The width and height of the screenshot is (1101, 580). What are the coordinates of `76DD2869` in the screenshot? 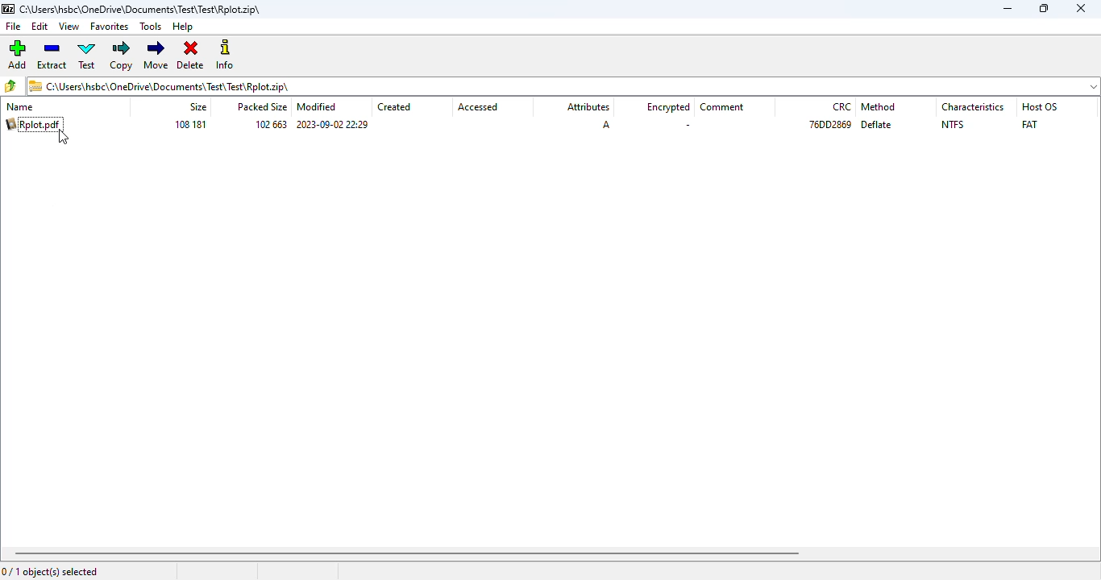 It's located at (831, 125).